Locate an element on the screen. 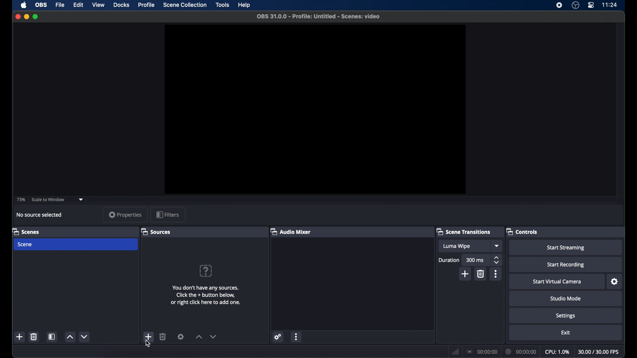 The width and height of the screenshot is (637, 358). fps is located at coordinates (599, 352).